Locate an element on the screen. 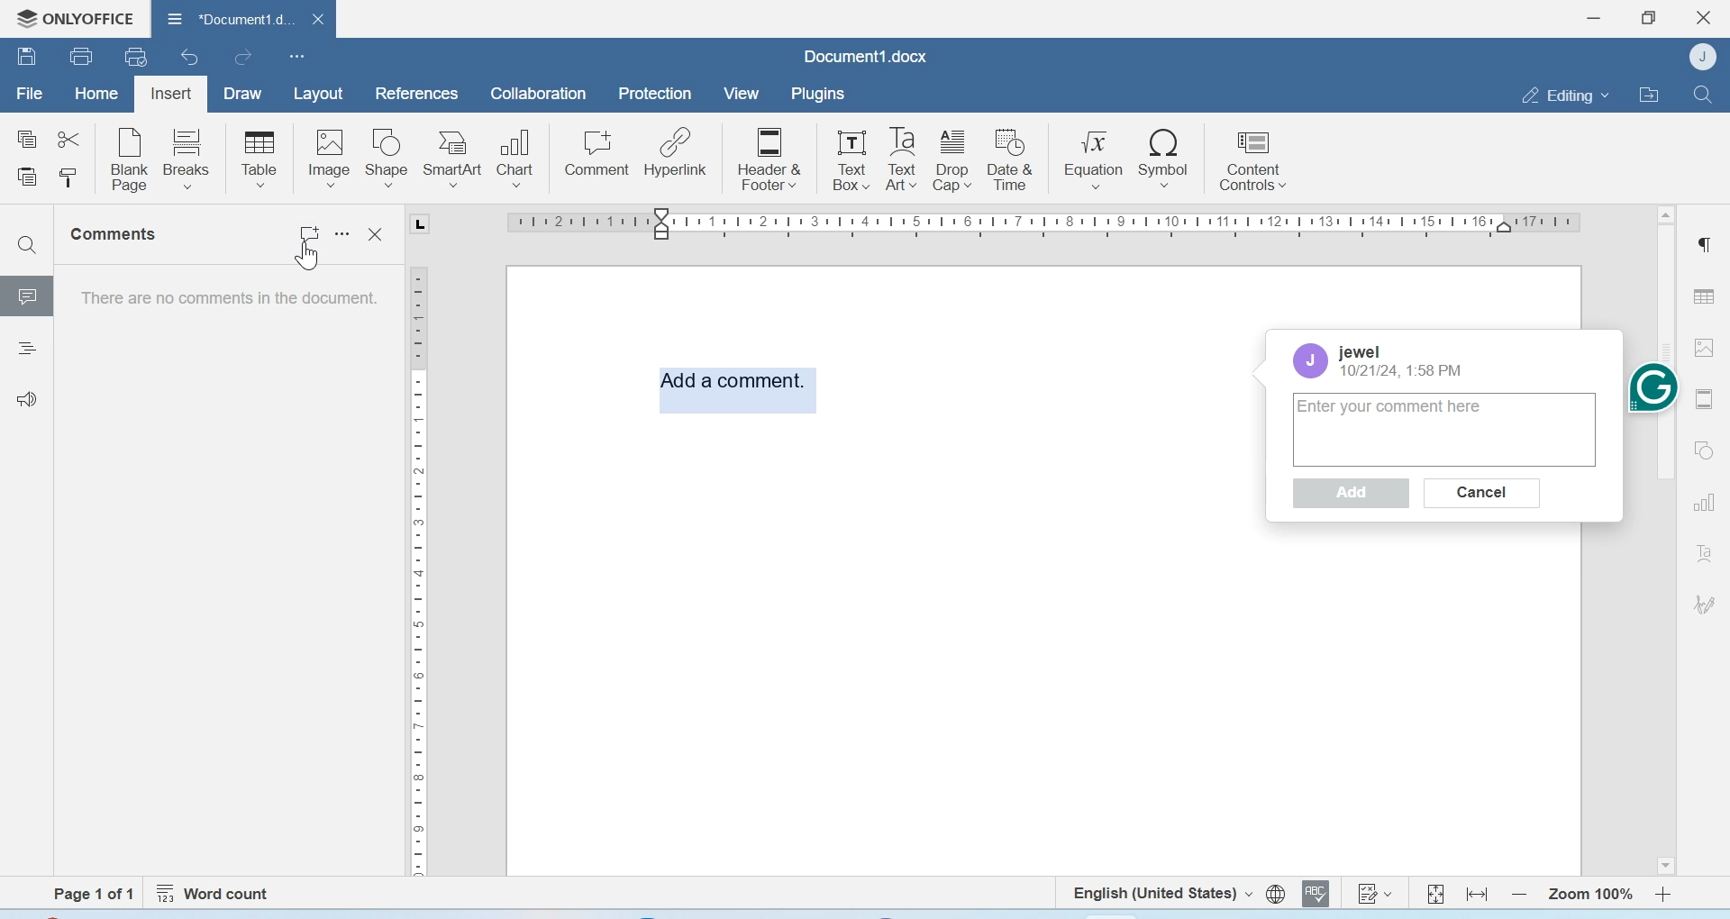 Image resolution: width=1730 pixels, height=919 pixels. Editing is located at coordinates (1564, 95).